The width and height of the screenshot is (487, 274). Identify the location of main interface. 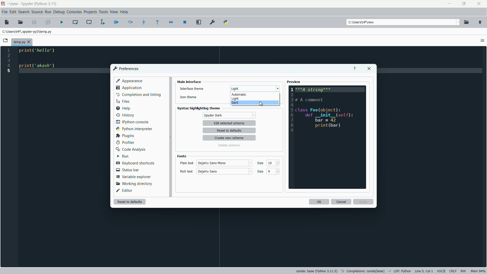
(189, 82).